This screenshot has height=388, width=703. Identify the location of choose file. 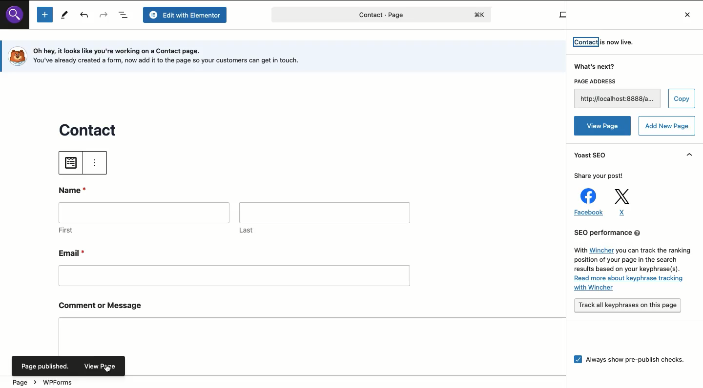
(72, 161).